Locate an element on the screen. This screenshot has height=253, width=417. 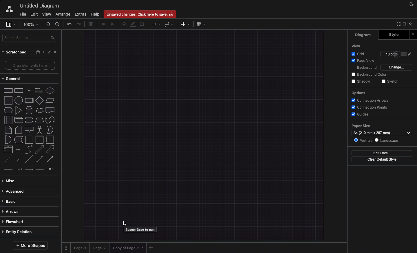
Page 1 is located at coordinates (81, 247).